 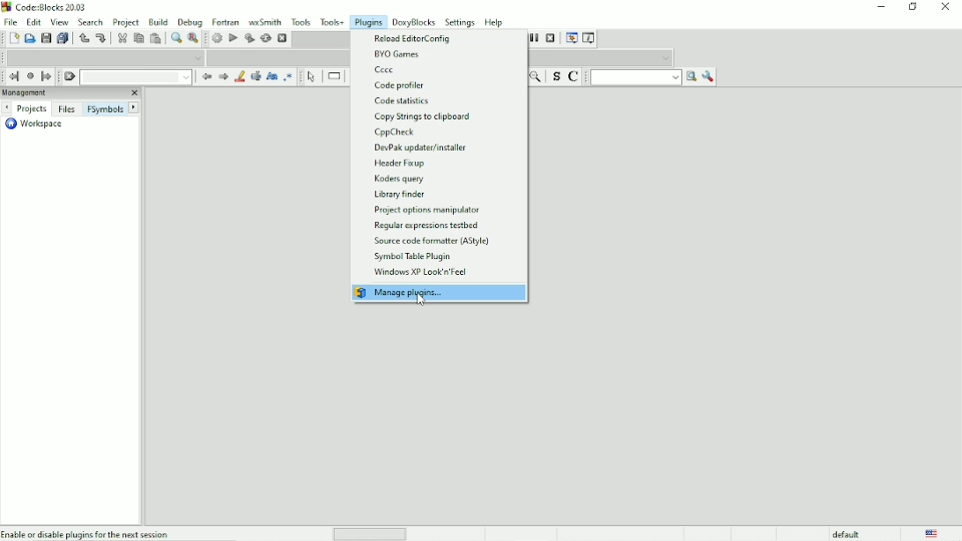 What do you see at coordinates (100, 38) in the screenshot?
I see `Redo` at bounding box center [100, 38].